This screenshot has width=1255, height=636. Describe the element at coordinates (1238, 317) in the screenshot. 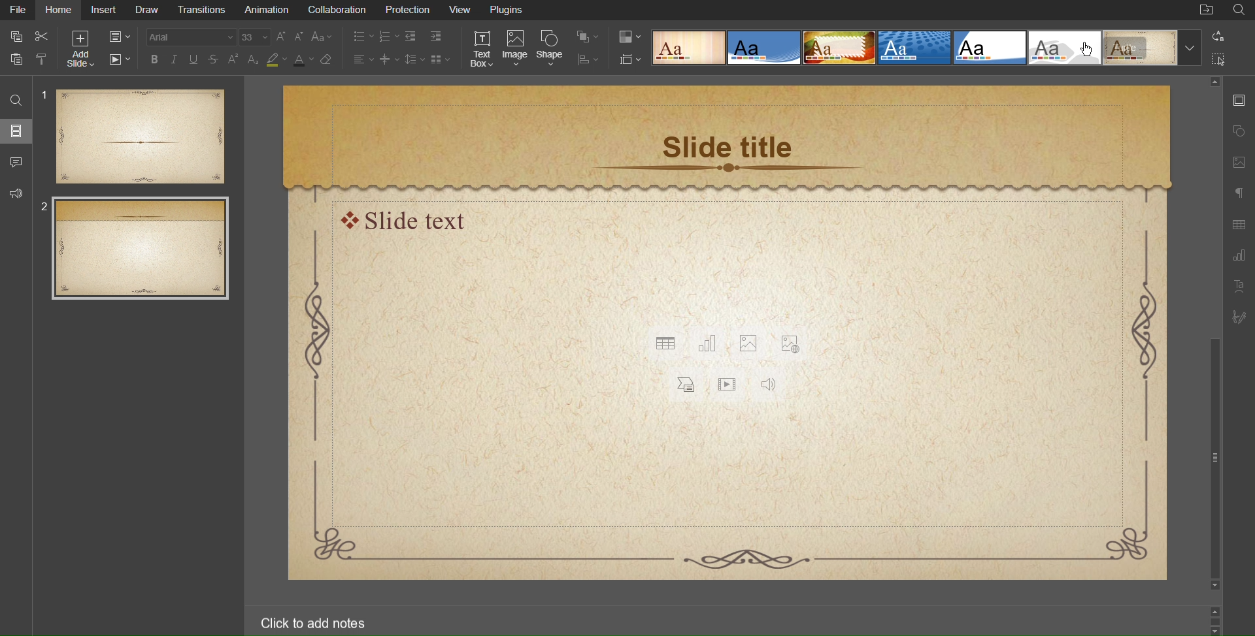

I see `Signature` at that location.